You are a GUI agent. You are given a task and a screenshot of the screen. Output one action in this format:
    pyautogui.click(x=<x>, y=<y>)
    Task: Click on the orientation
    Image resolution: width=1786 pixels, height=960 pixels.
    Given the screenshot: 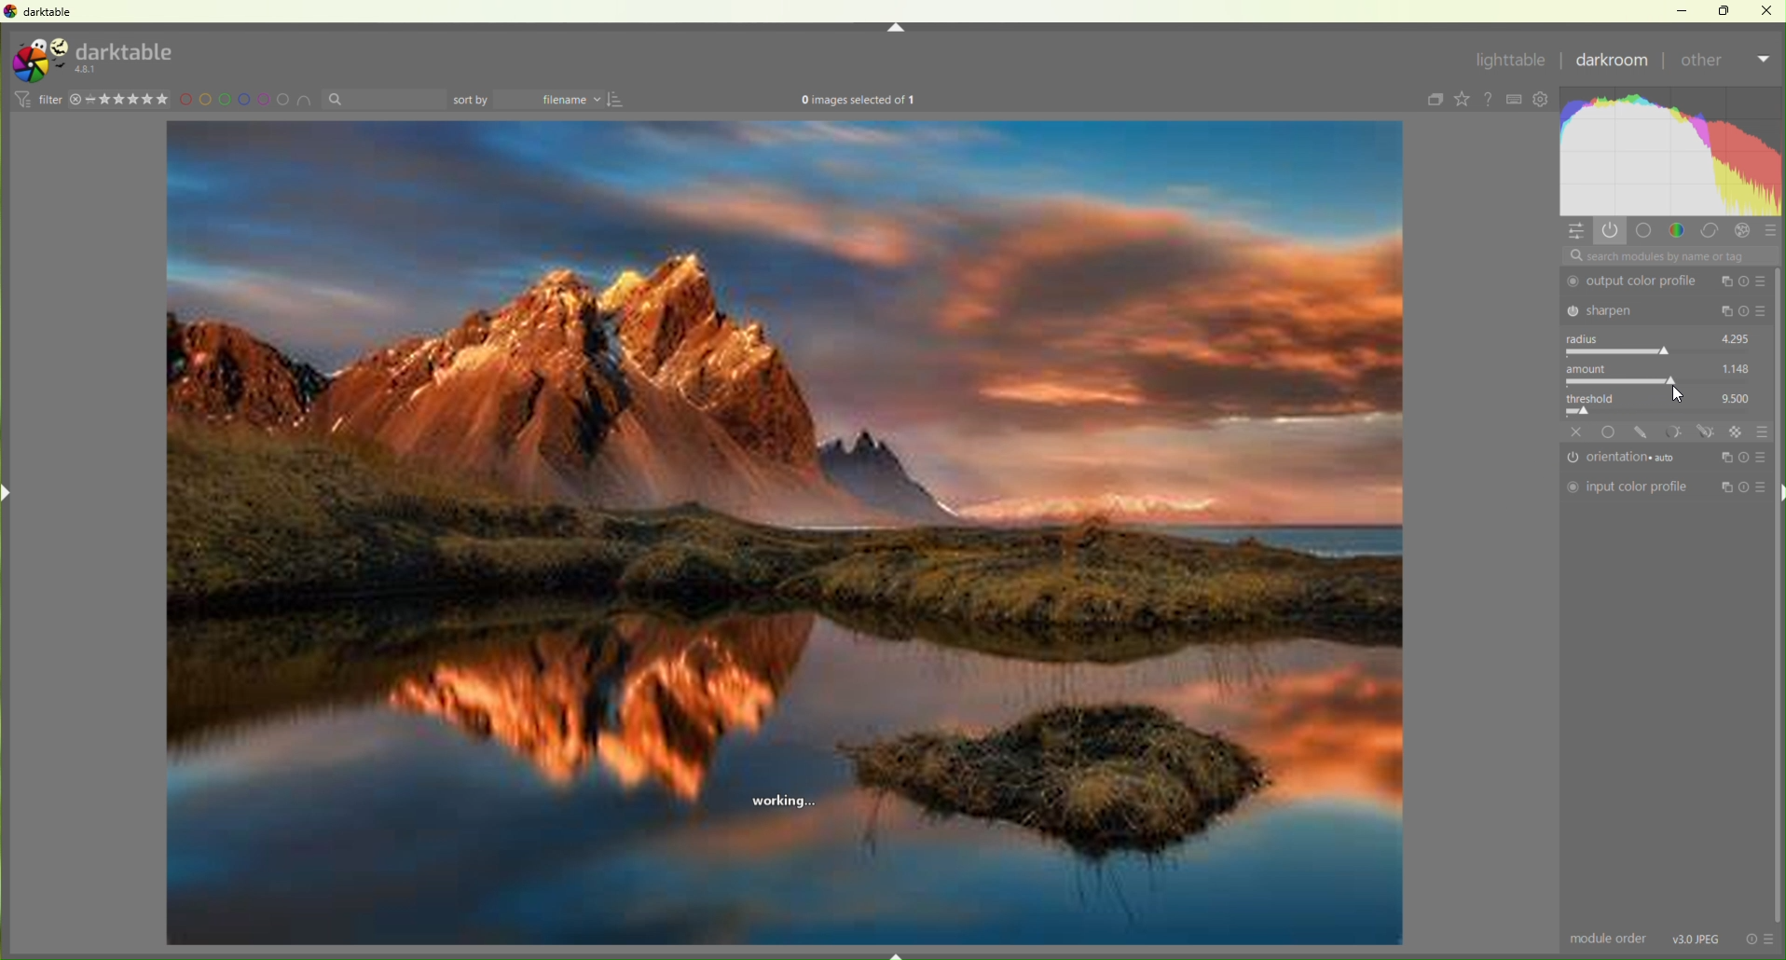 What is the action you would take?
    pyautogui.click(x=1628, y=459)
    